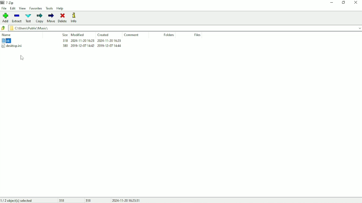  I want to click on Size, so click(65, 35).